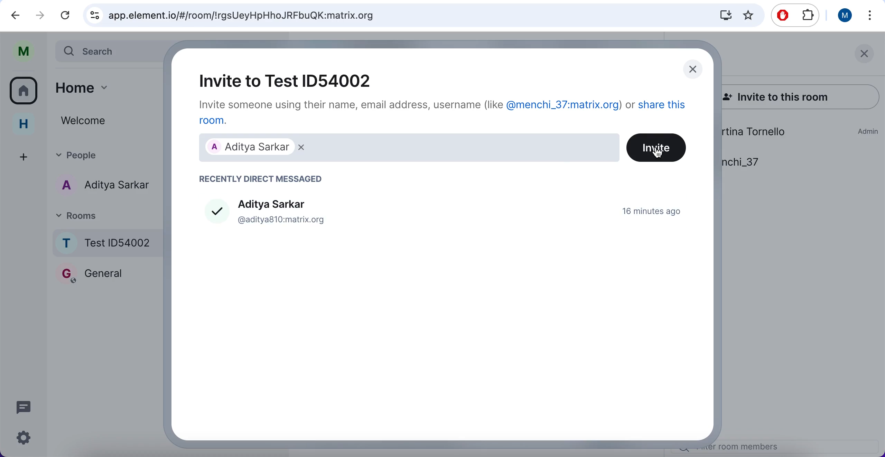 The width and height of the screenshot is (885, 457). What do you see at coordinates (450, 115) in the screenshot?
I see `invite someone using their name` at bounding box center [450, 115].